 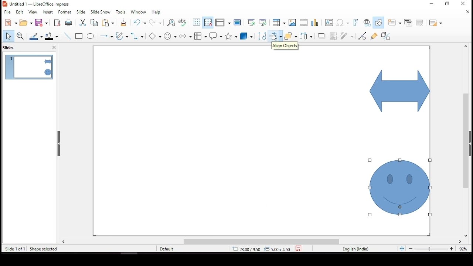 What do you see at coordinates (36, 4) in the screenshot?
I see `|B Untitled 1 — LibreOffice Impress` at bounding box center [36, 4].